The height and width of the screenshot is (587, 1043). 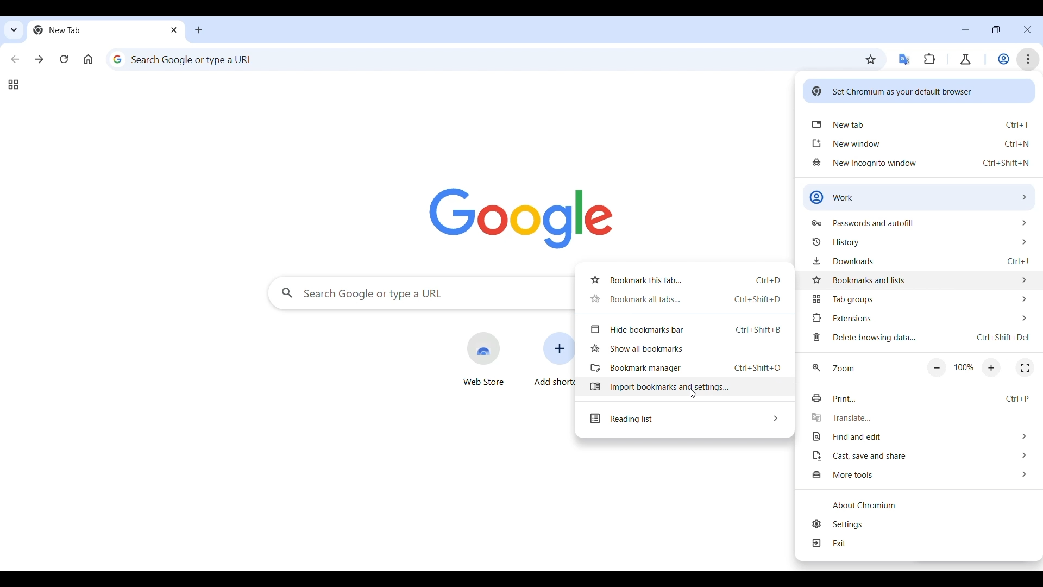 I want to click on Extensions, so click(x=929, y=59).